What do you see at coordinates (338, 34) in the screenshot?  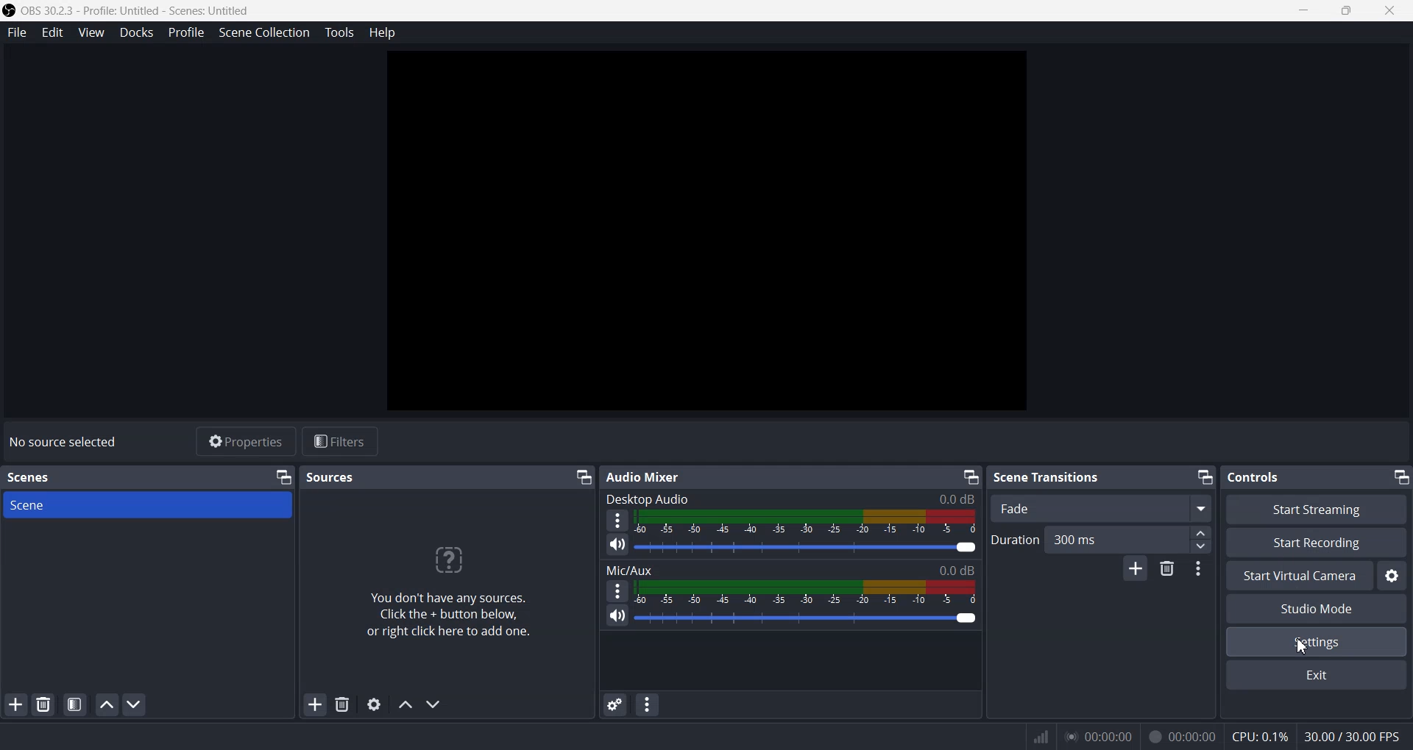 I see `Tools` at bounding box center [338, 34].